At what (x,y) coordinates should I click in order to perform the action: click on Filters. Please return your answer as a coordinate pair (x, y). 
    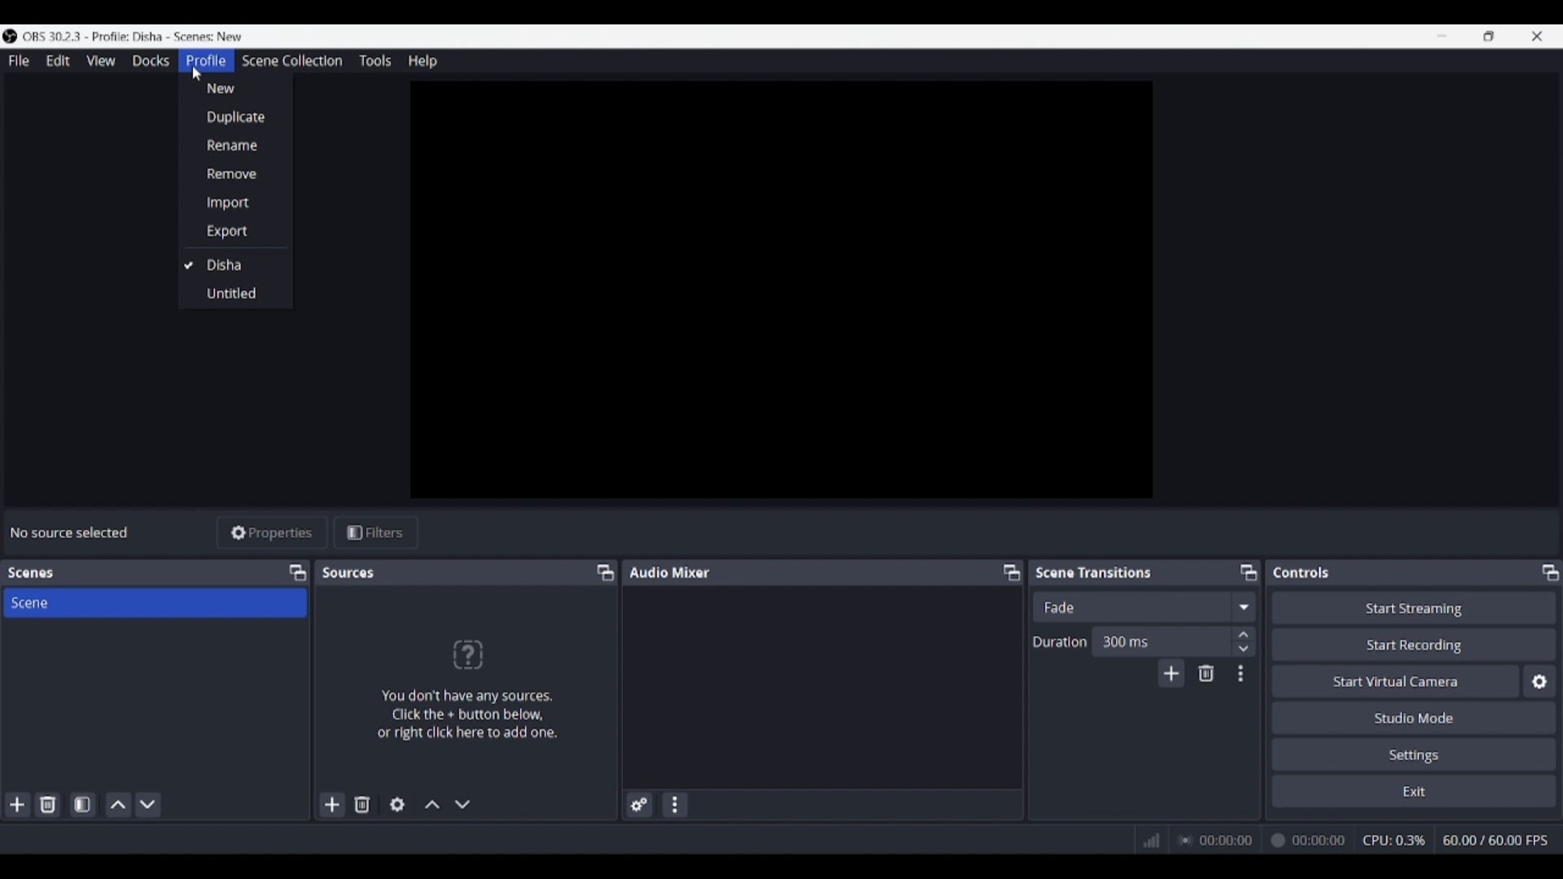
    Looking at the image, I should click on (376, 533).